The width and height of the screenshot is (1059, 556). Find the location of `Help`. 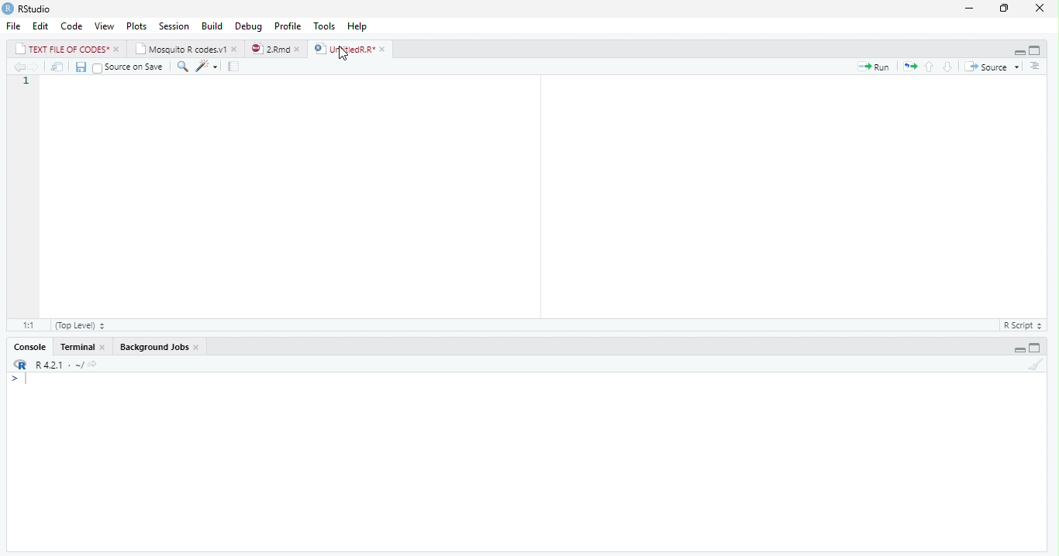

Help is located at coordinates (360, 26).